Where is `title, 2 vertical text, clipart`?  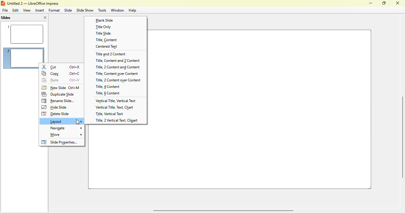
title, 2 vertical text, clipart is located at coordinates (117, 121).